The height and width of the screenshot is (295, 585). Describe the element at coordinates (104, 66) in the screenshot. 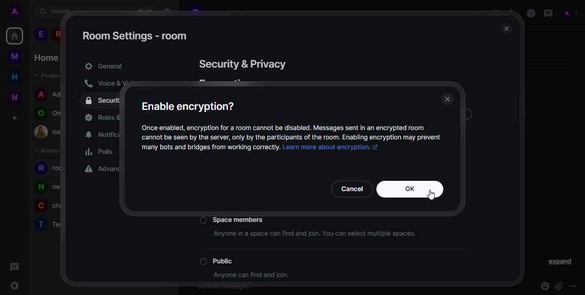

I see `general` at that location.